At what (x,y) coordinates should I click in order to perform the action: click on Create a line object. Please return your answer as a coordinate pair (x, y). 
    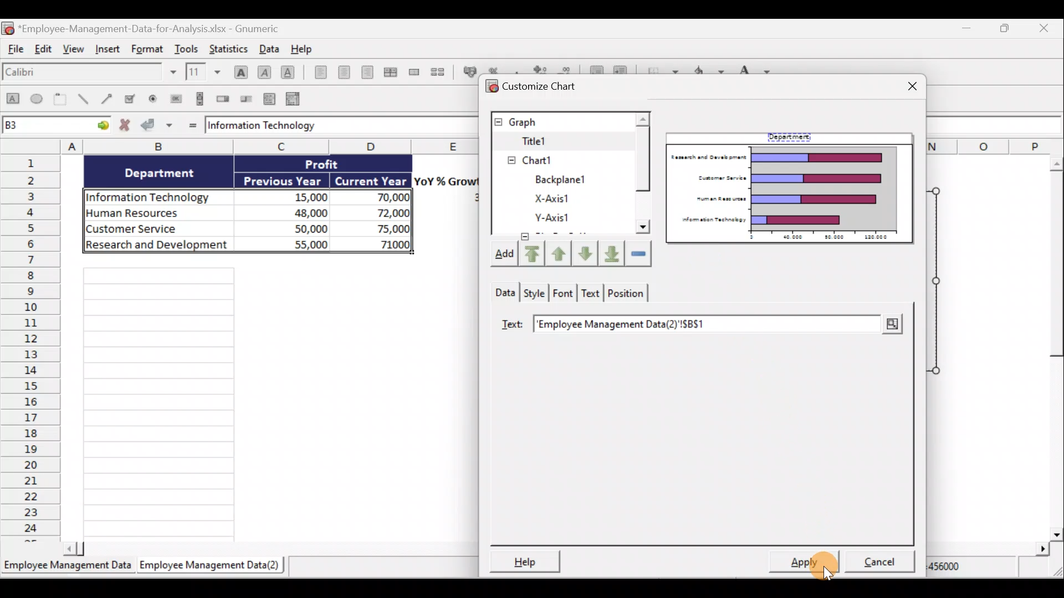
    Looking at the image, I should click on (83, 100).